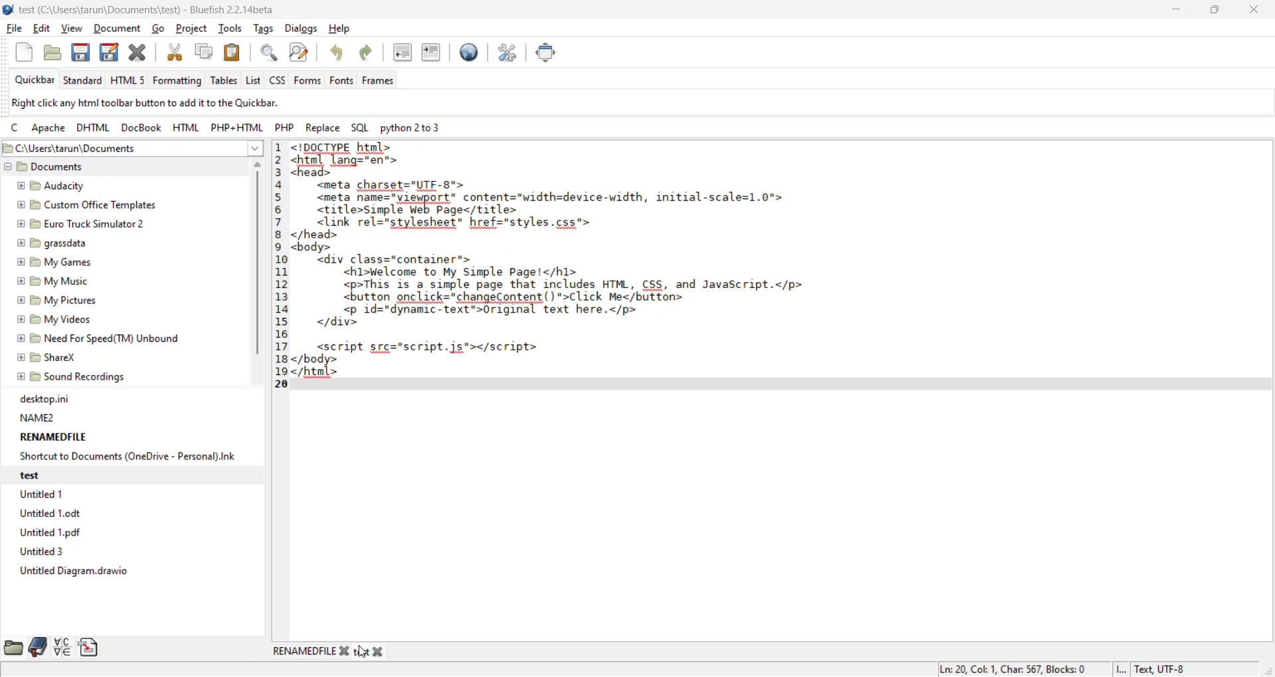  What do you see at coordinates (30, 477) in the screenshot?
I see `test` at bounding box center [30, 477].